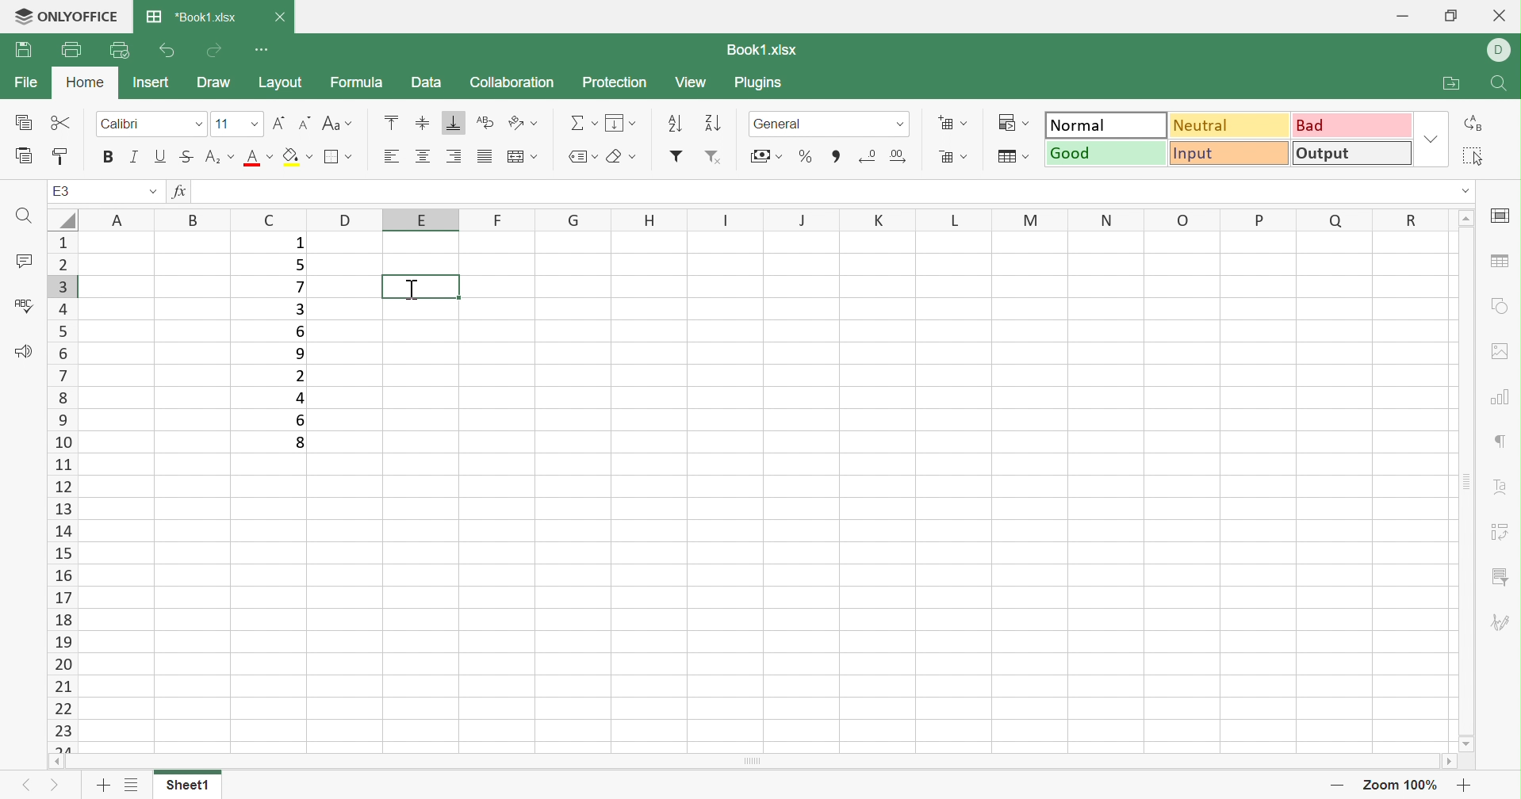 The image size is (1521, 799). Describe the element at coordinates (768, 158) in the screenshot. I see `Accounting style` at that location.